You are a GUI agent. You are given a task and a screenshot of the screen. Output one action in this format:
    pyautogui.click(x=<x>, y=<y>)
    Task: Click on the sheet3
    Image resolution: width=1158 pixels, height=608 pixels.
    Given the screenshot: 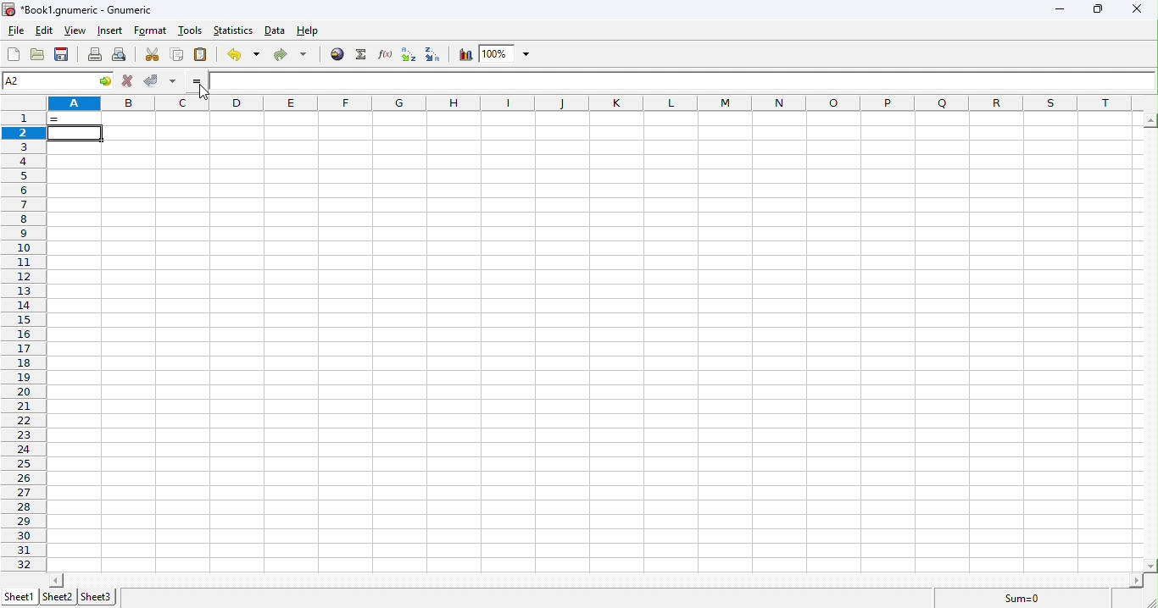 What is the action you would take?
    pyautogui.click(x=97, y=598)
    